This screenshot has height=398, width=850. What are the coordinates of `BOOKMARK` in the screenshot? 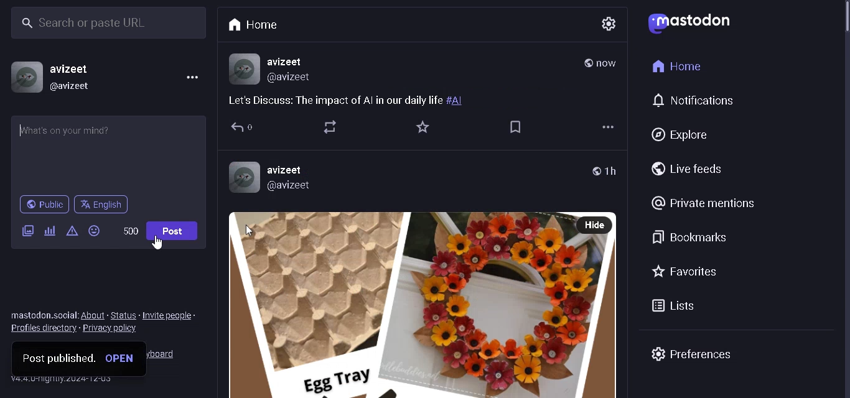 It's located at (516, 126).